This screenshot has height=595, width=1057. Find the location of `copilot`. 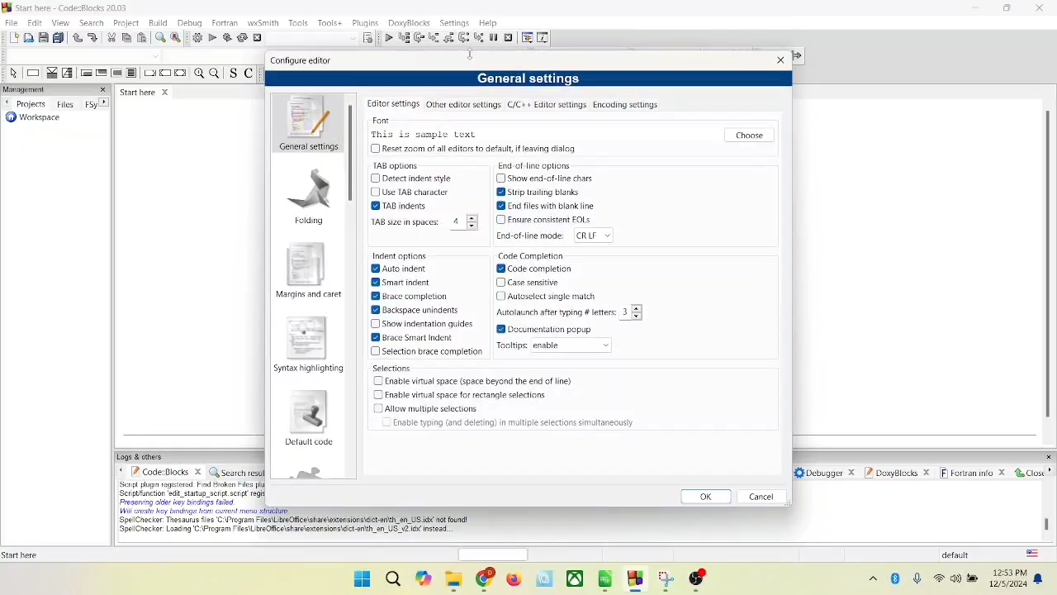

copilot is located at coordinates (424, 580).